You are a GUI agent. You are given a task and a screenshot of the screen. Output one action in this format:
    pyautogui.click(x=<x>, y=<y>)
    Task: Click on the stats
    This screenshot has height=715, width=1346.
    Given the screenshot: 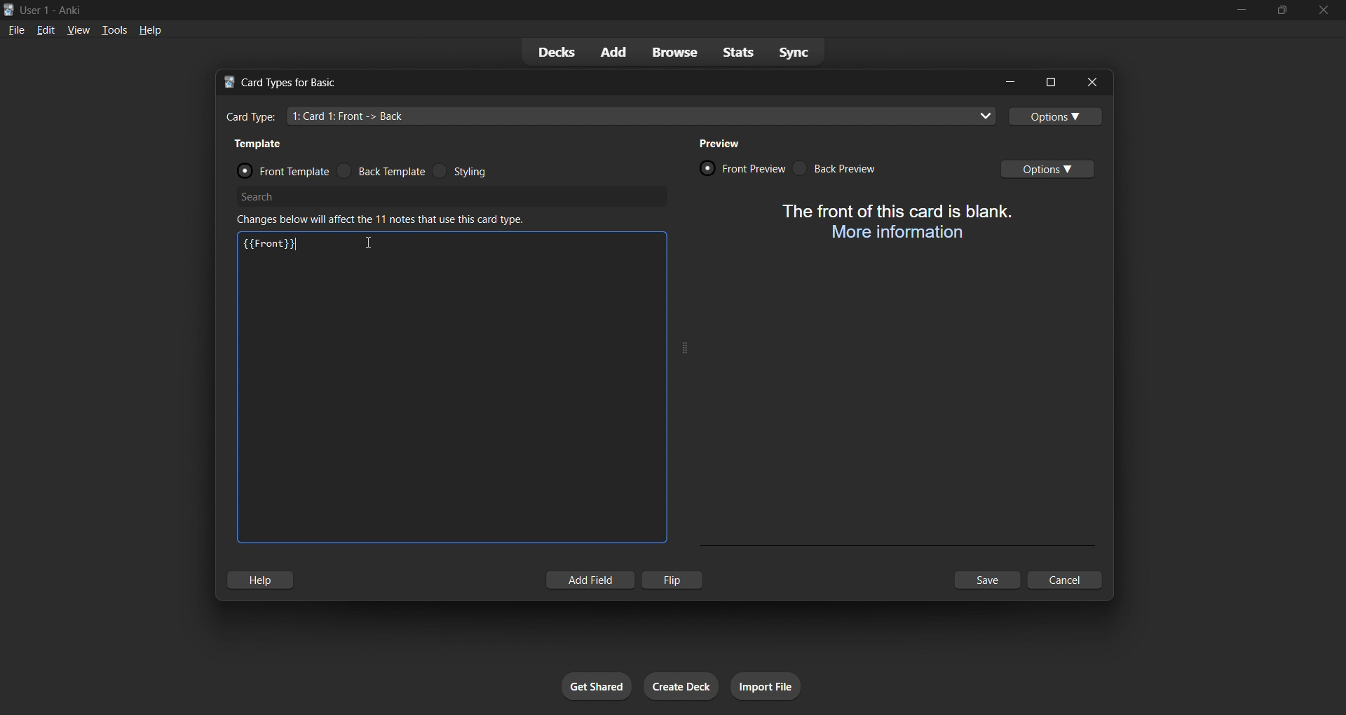 What is the action you would take?
    pyautogui.click(x=735, y=54)
    